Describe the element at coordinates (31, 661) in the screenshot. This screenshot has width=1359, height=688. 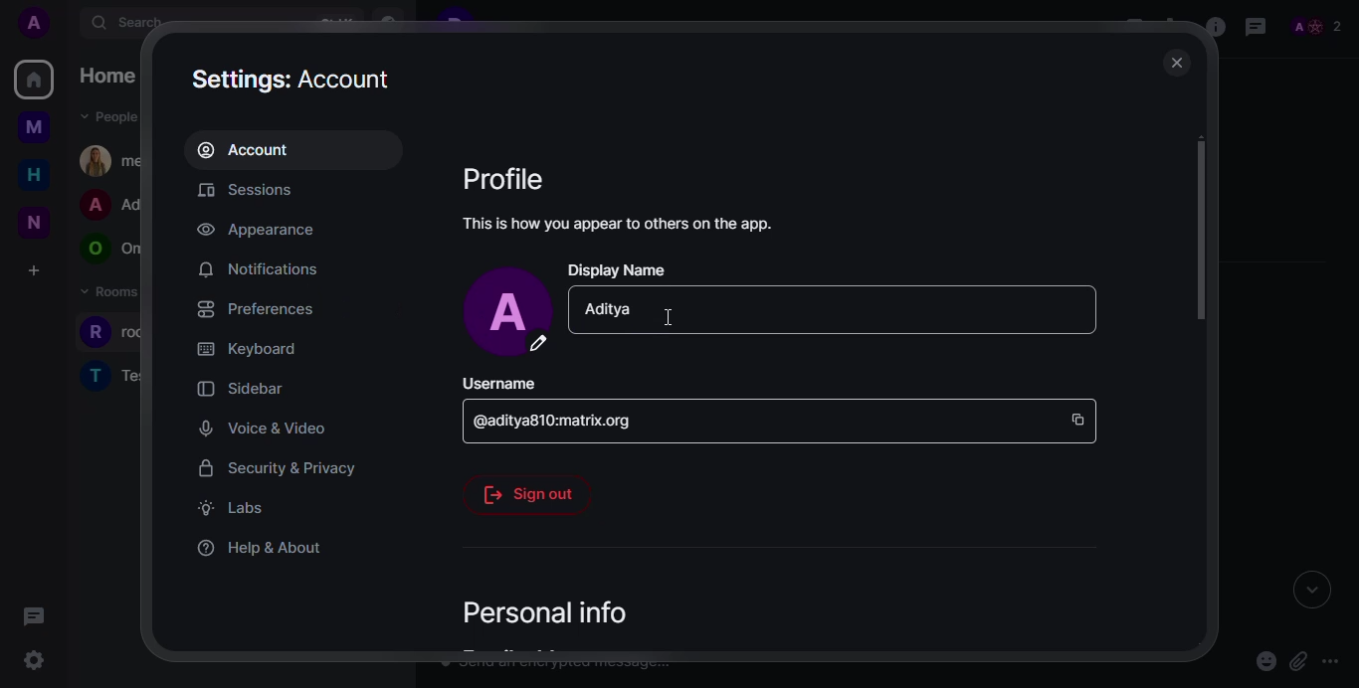
I see `quick settings` at that location.